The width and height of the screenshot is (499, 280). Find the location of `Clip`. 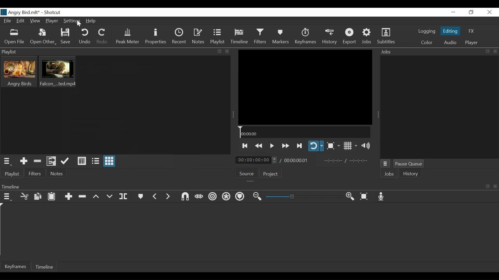

Clip is located at coordinates (20, 72).